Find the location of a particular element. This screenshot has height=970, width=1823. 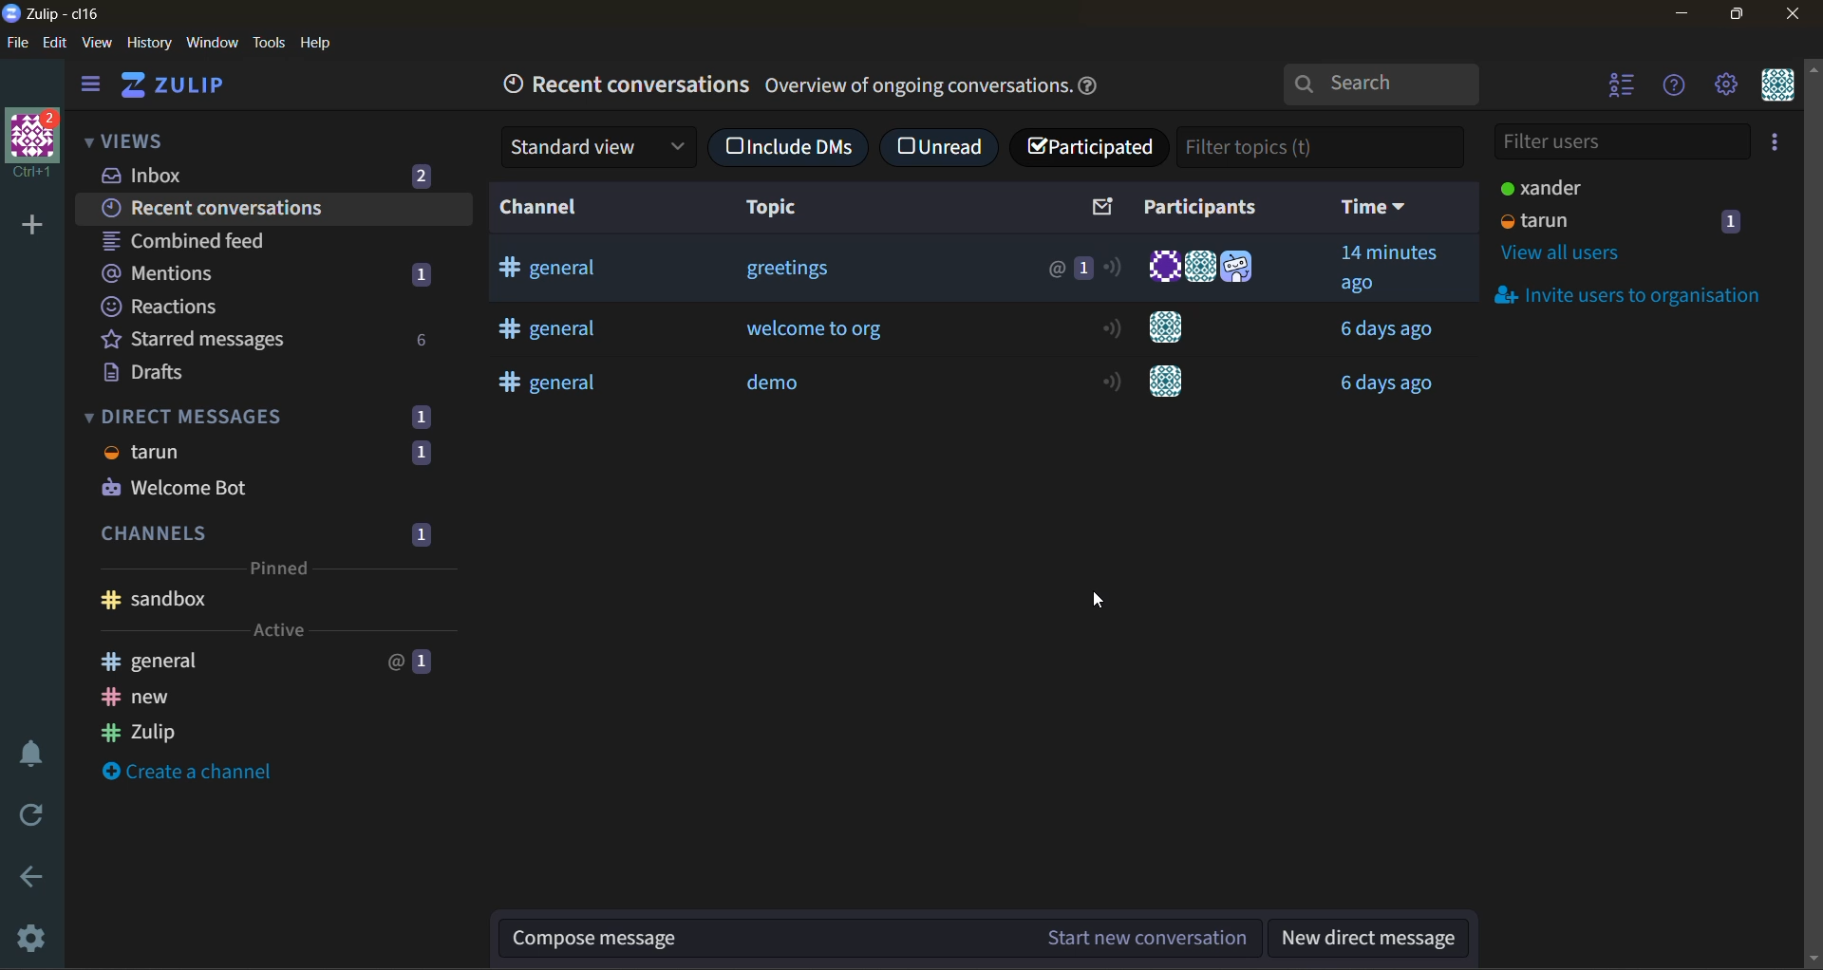

pinned is located at coordinates (281, 568).